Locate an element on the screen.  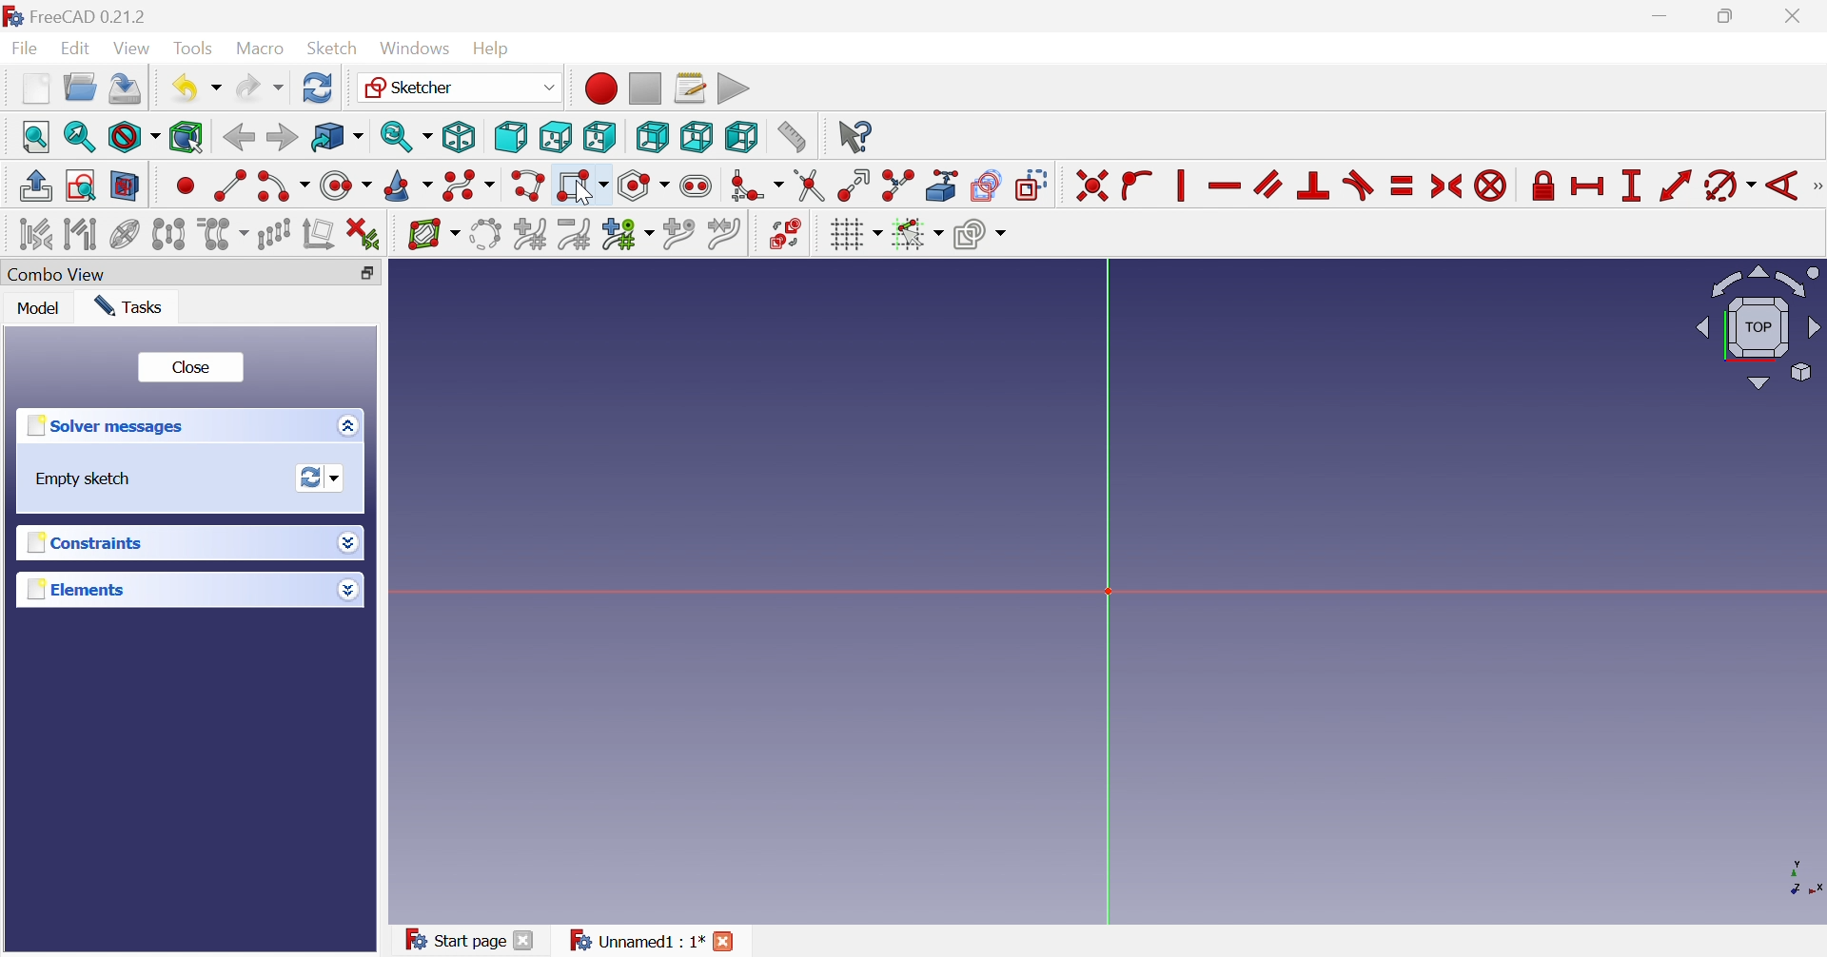
cursor is located at coordinates (585, 195).